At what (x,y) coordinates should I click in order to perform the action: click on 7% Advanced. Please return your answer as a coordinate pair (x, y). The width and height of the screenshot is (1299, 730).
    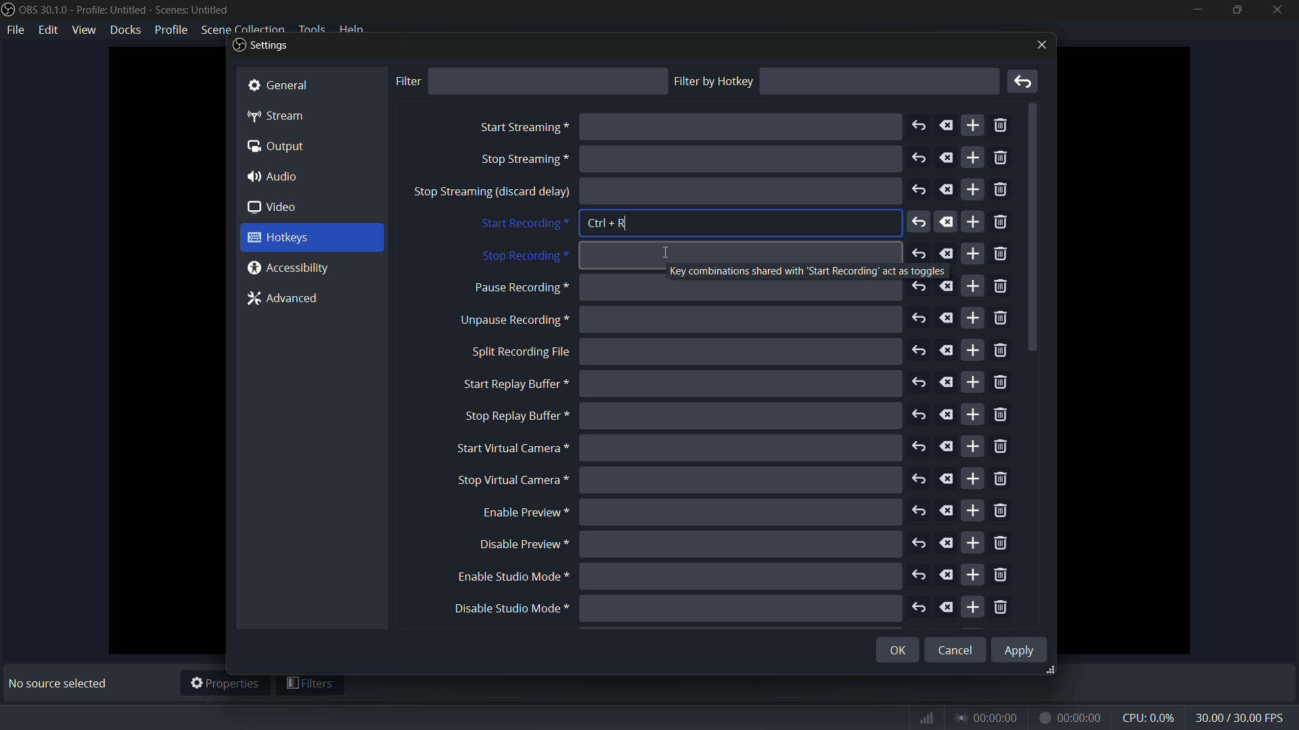
    Looking at the image, I should click on (289, 300).